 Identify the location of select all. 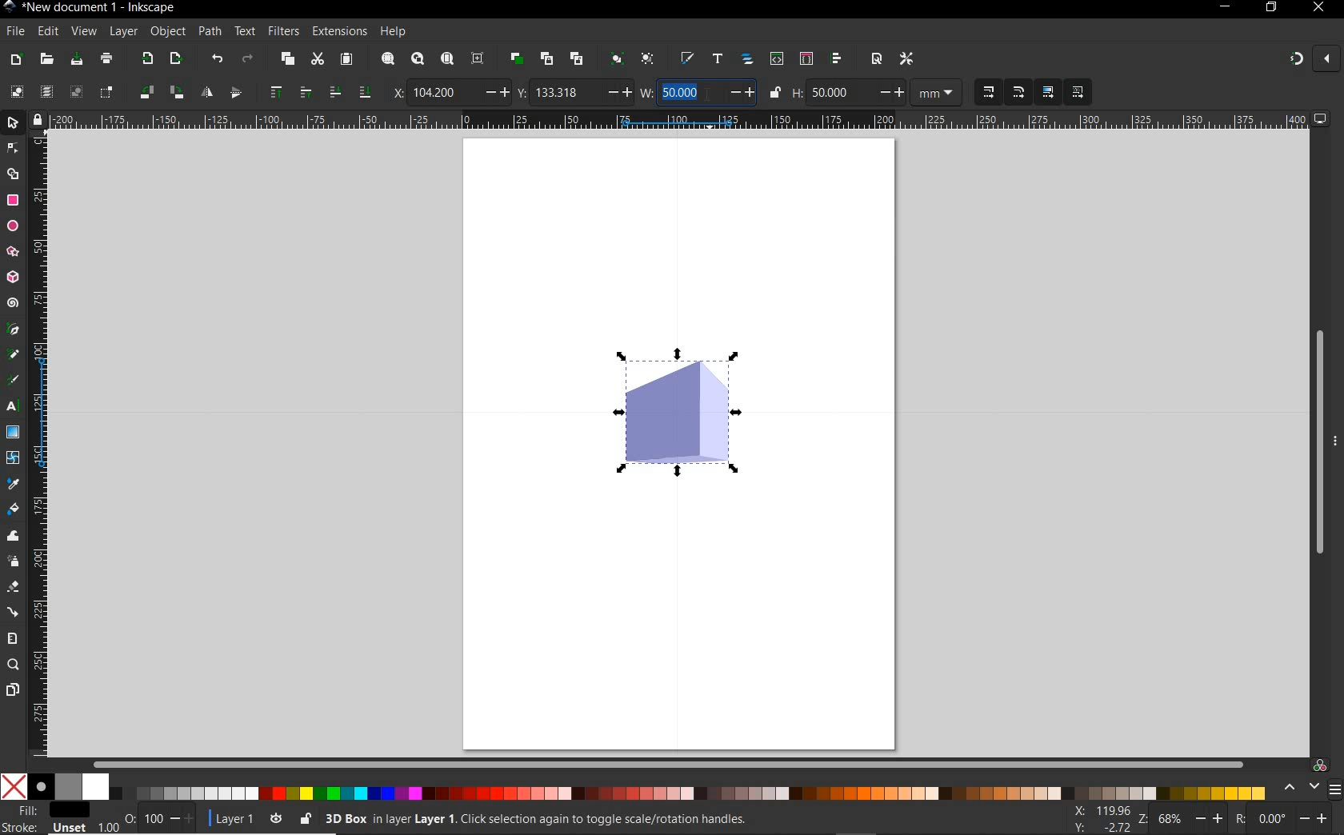
(18, 90).